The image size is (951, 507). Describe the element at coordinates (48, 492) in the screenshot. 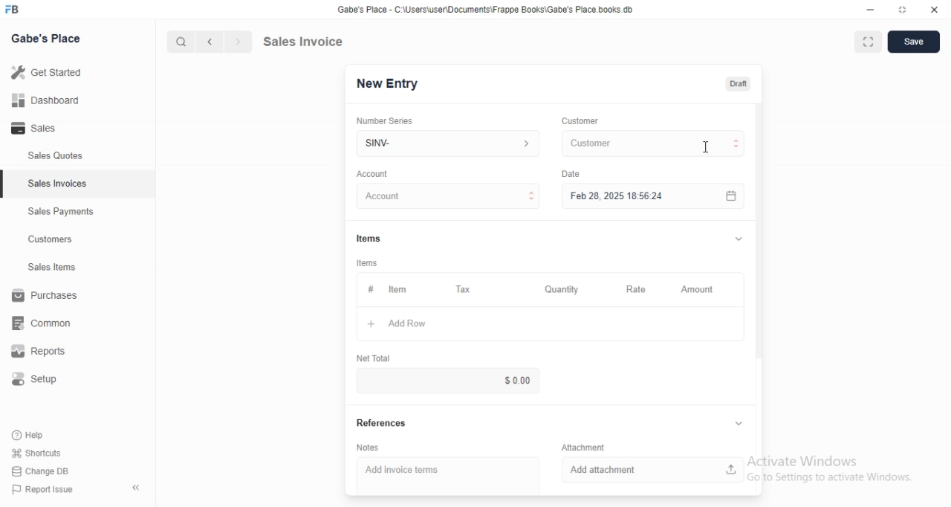

I see `PP Report Issue.` at that location.